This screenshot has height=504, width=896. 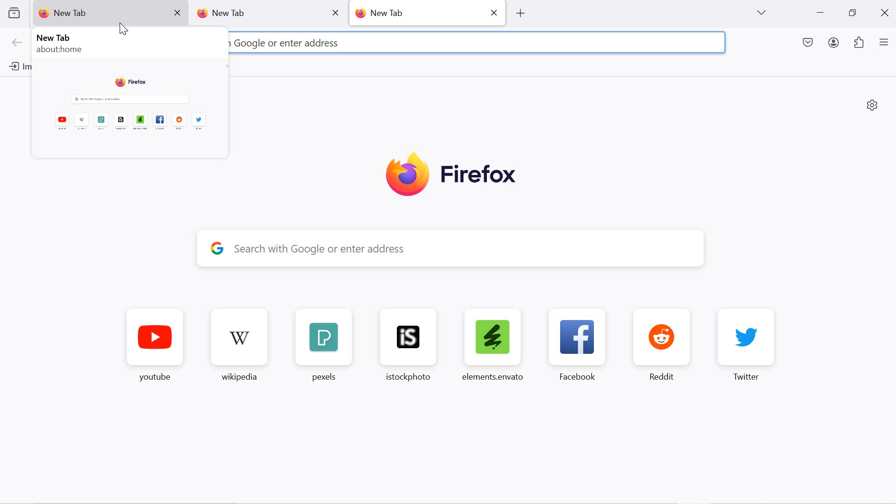 What do you see at coordinates (14, 13) in the screenshot?
I see `view recent browsing across devices and windows` at bounding box center [14, 13].